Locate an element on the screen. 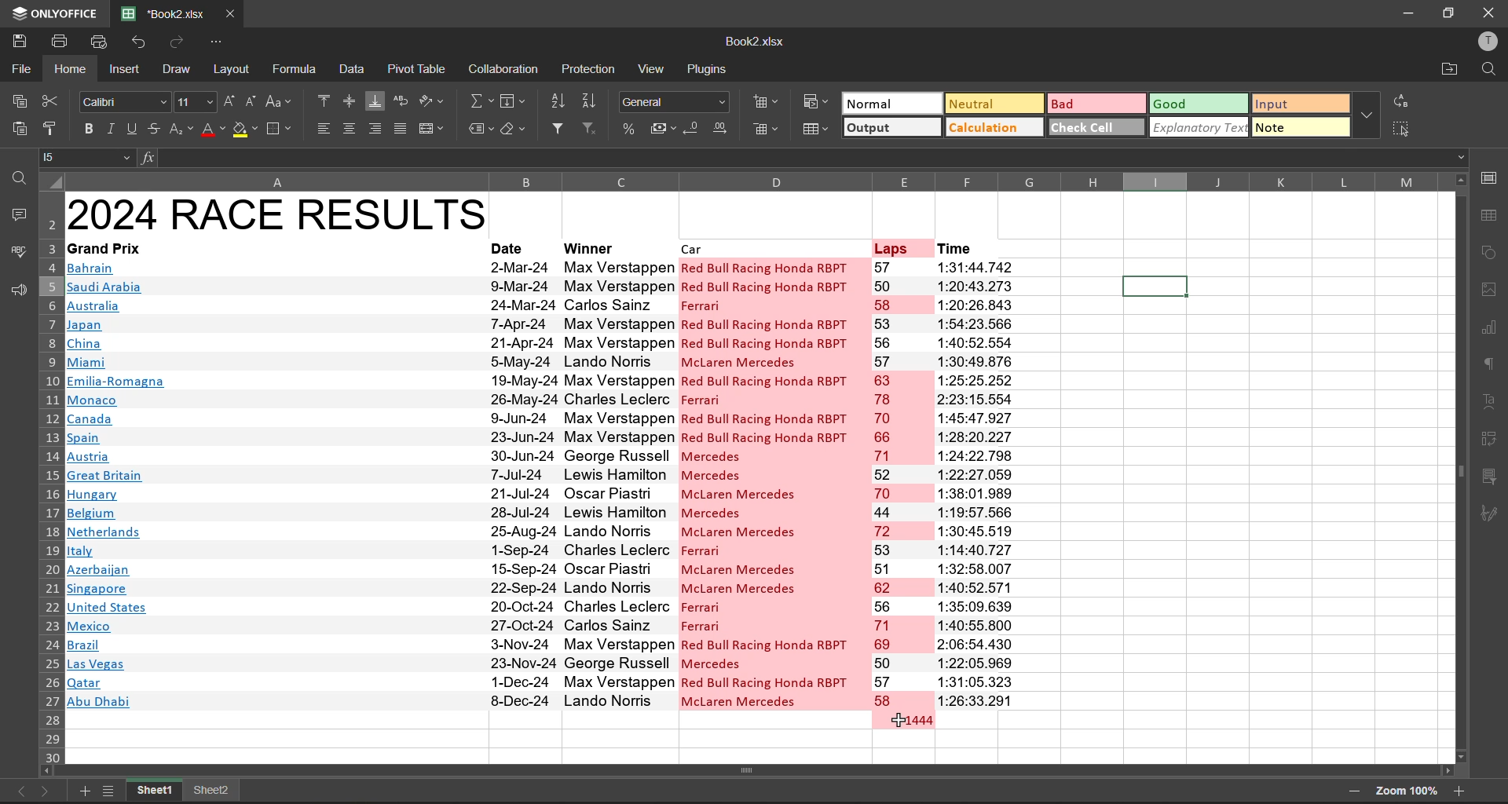 The width and height of the screenshot is (1508, 804). protection is located at coordinates (589, 70).